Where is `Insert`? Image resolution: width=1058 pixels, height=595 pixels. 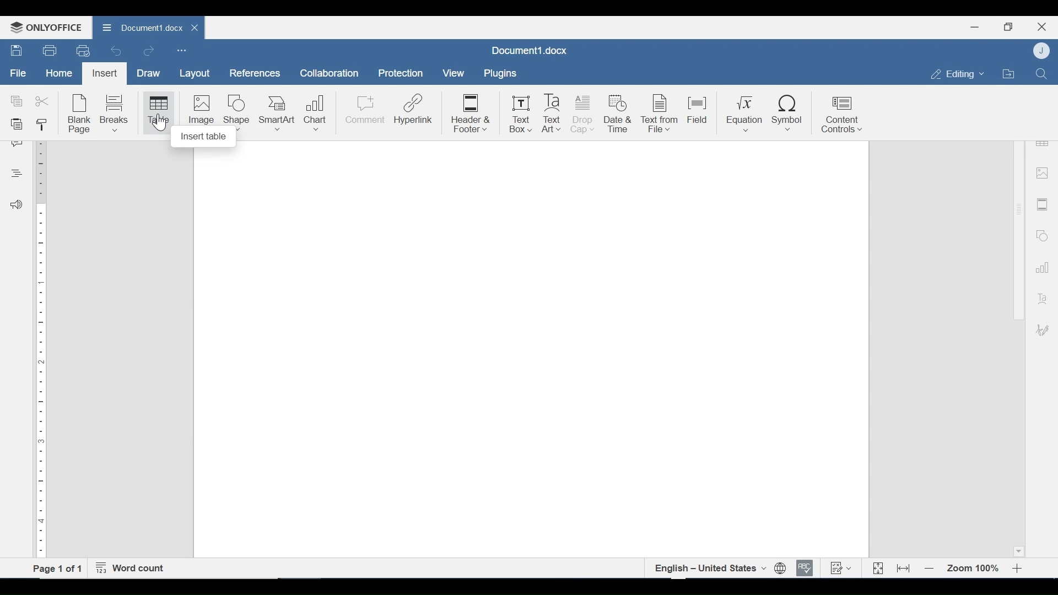 Insert is located at coordinates (104, 73).